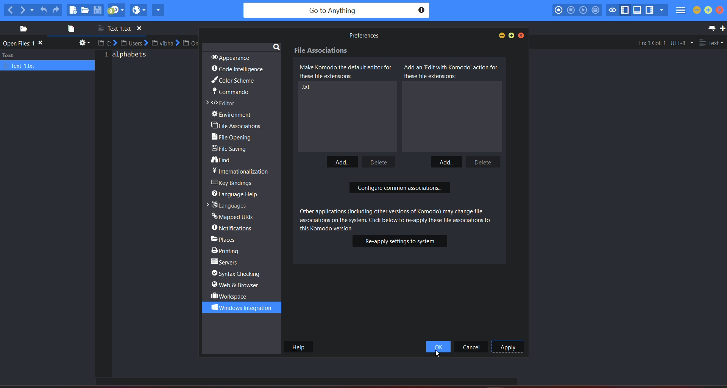 The width and height of the screenshot is (727, 388). Describe the element at coordinates (116, 10) in the screenshot. I see `jump to next` at that location.